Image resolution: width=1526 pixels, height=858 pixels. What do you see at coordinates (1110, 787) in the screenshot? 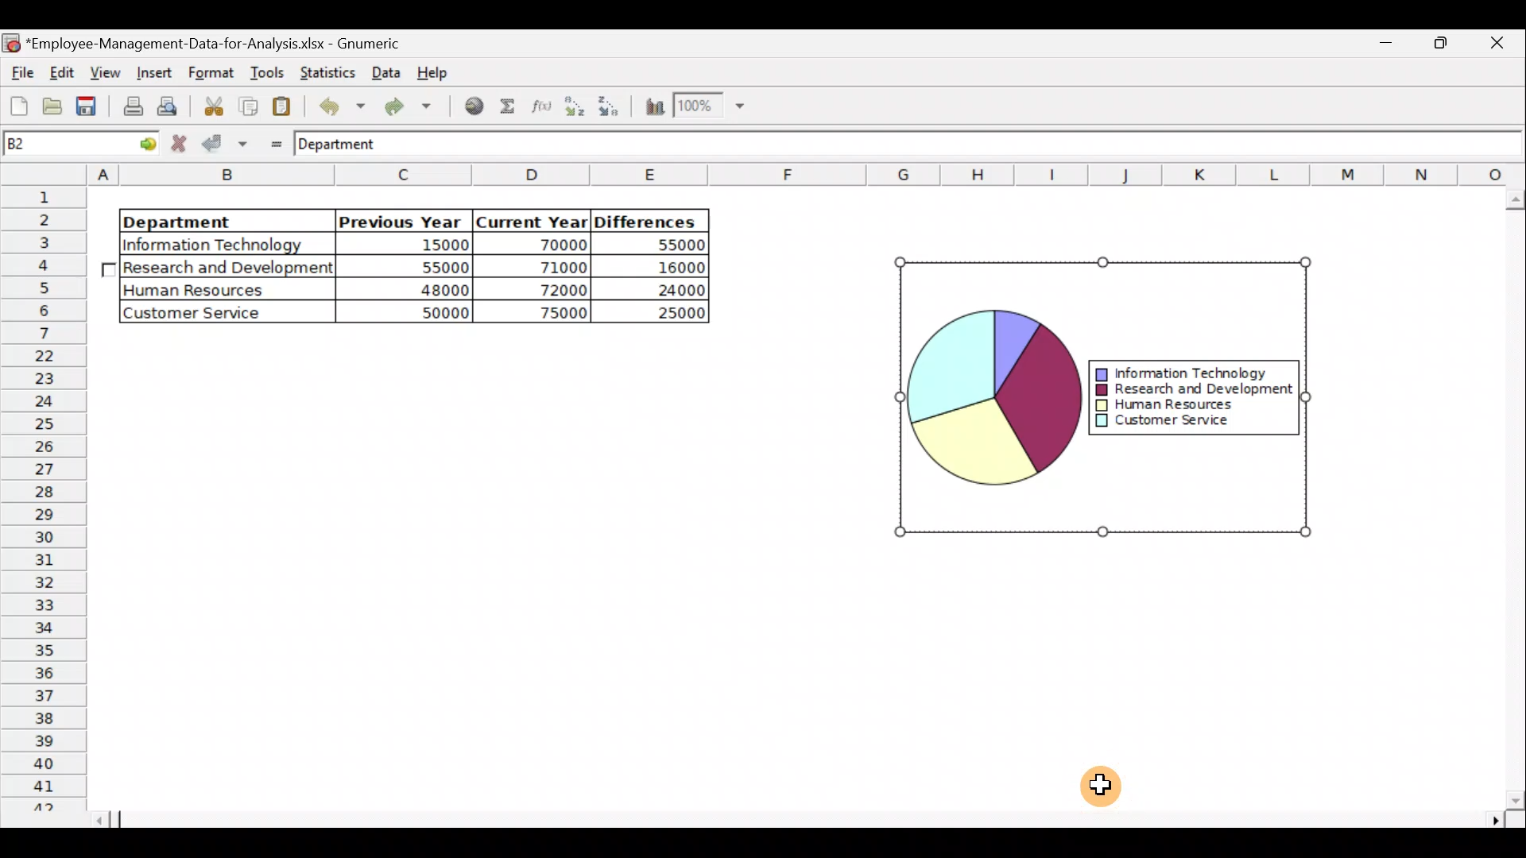
I see `Cursor` at bounding box center [1110, 787].